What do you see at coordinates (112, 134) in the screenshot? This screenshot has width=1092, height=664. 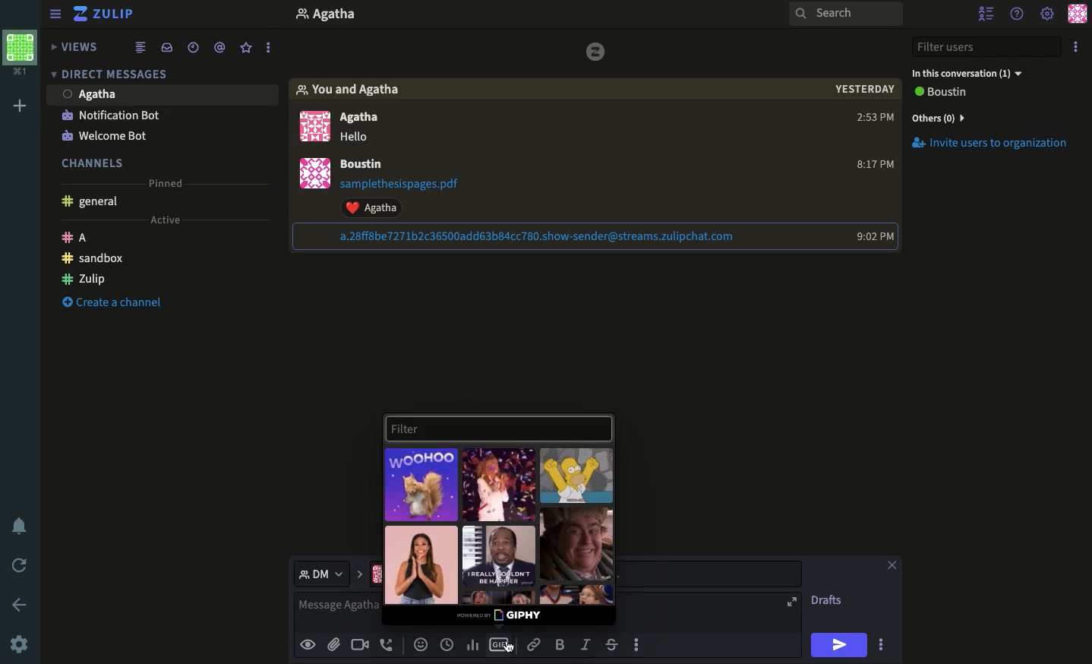 I see `Welcome bot` at bounding box center [112, 134].